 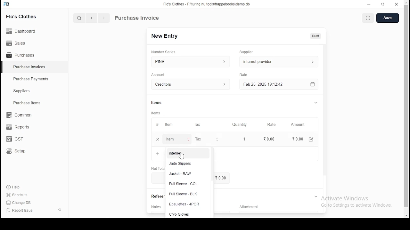 What do you see at coordinates (19, 128) in the screenshot?
I see `reports` at bounding box center [19, 128].